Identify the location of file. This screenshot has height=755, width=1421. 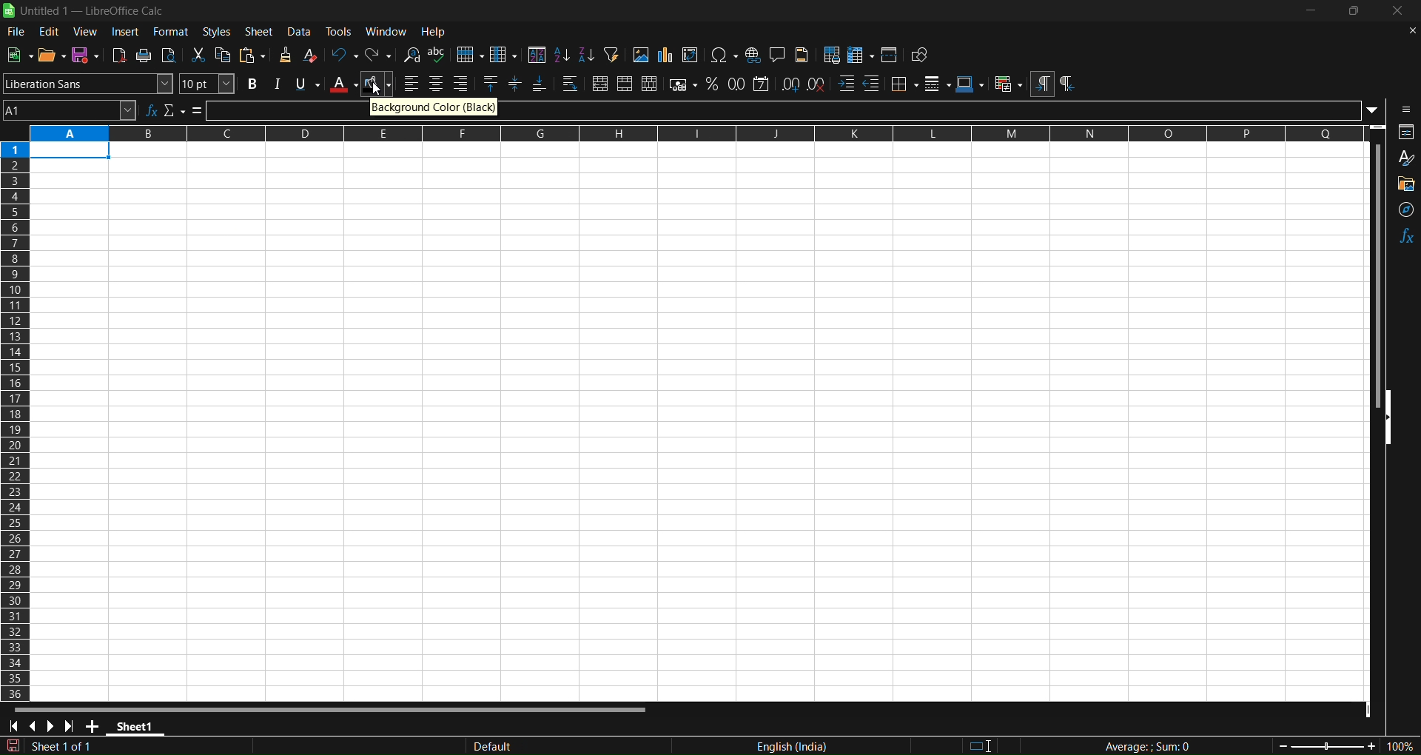
(16, 32).